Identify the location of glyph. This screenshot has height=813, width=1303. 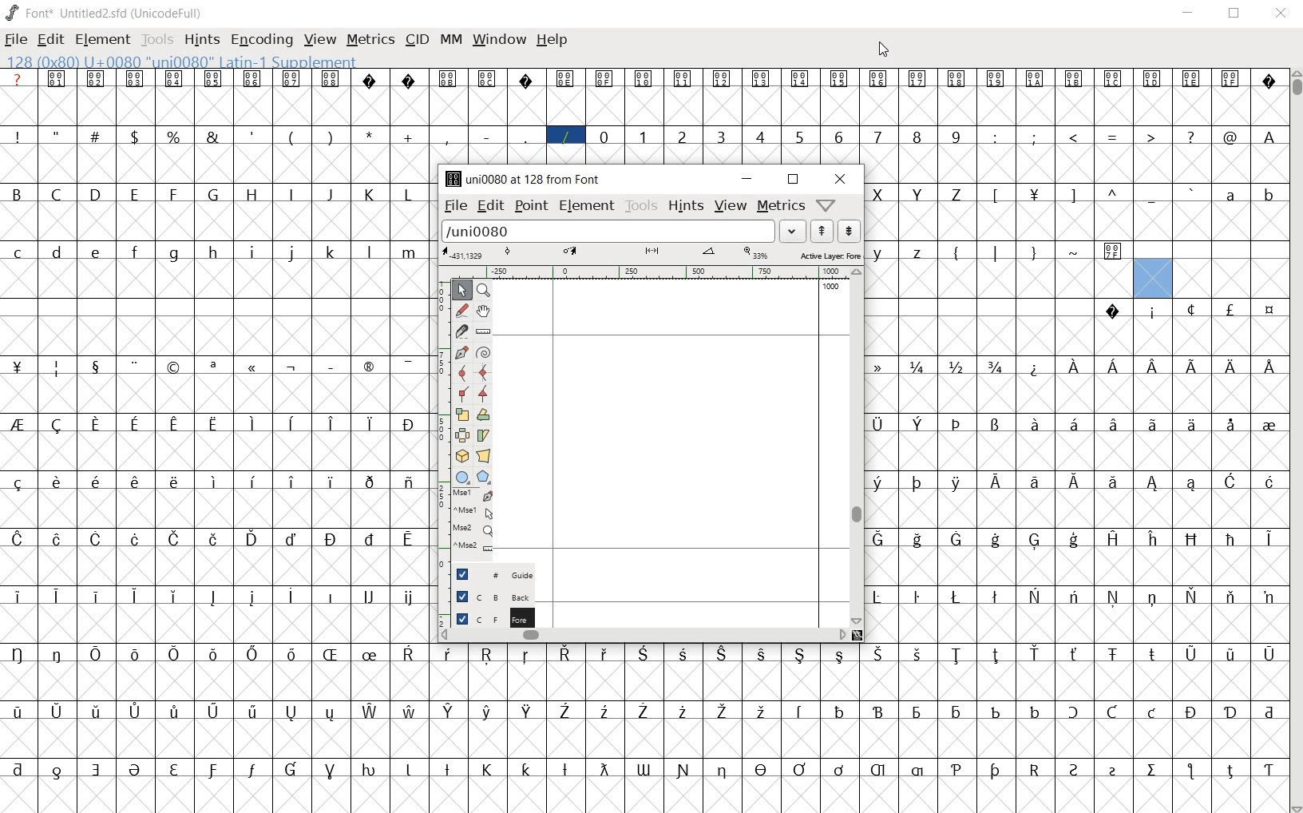
(1113, 78).